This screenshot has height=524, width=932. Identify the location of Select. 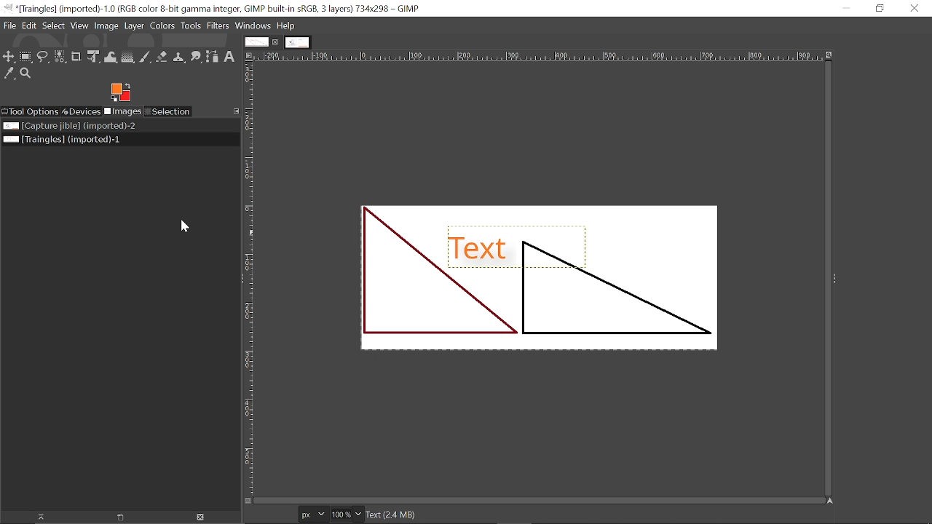
(53, 26).